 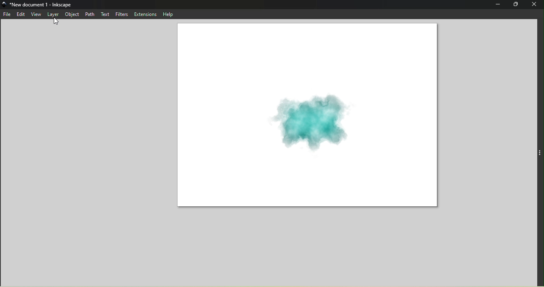 I want to click on Extensions, so click(x=145, y=14).